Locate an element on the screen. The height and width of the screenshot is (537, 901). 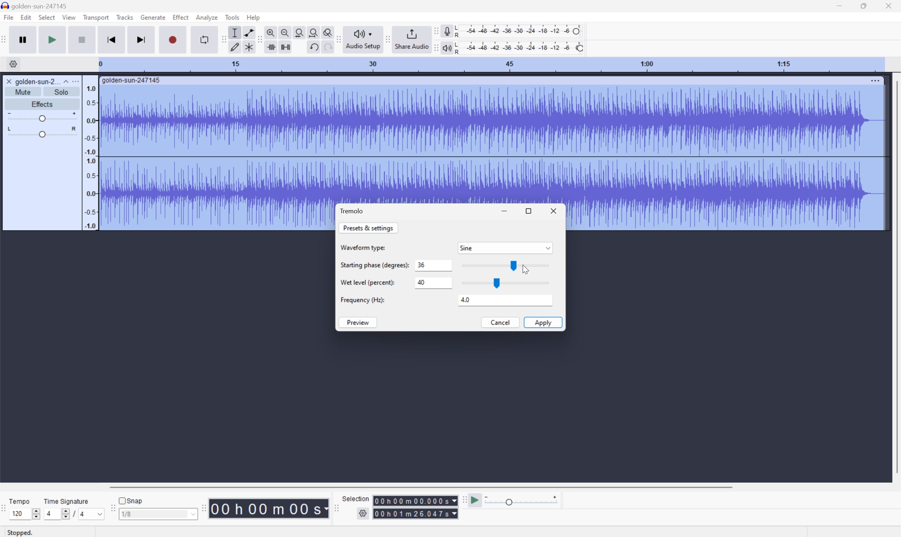
Select is located at coordinates (47, 17).